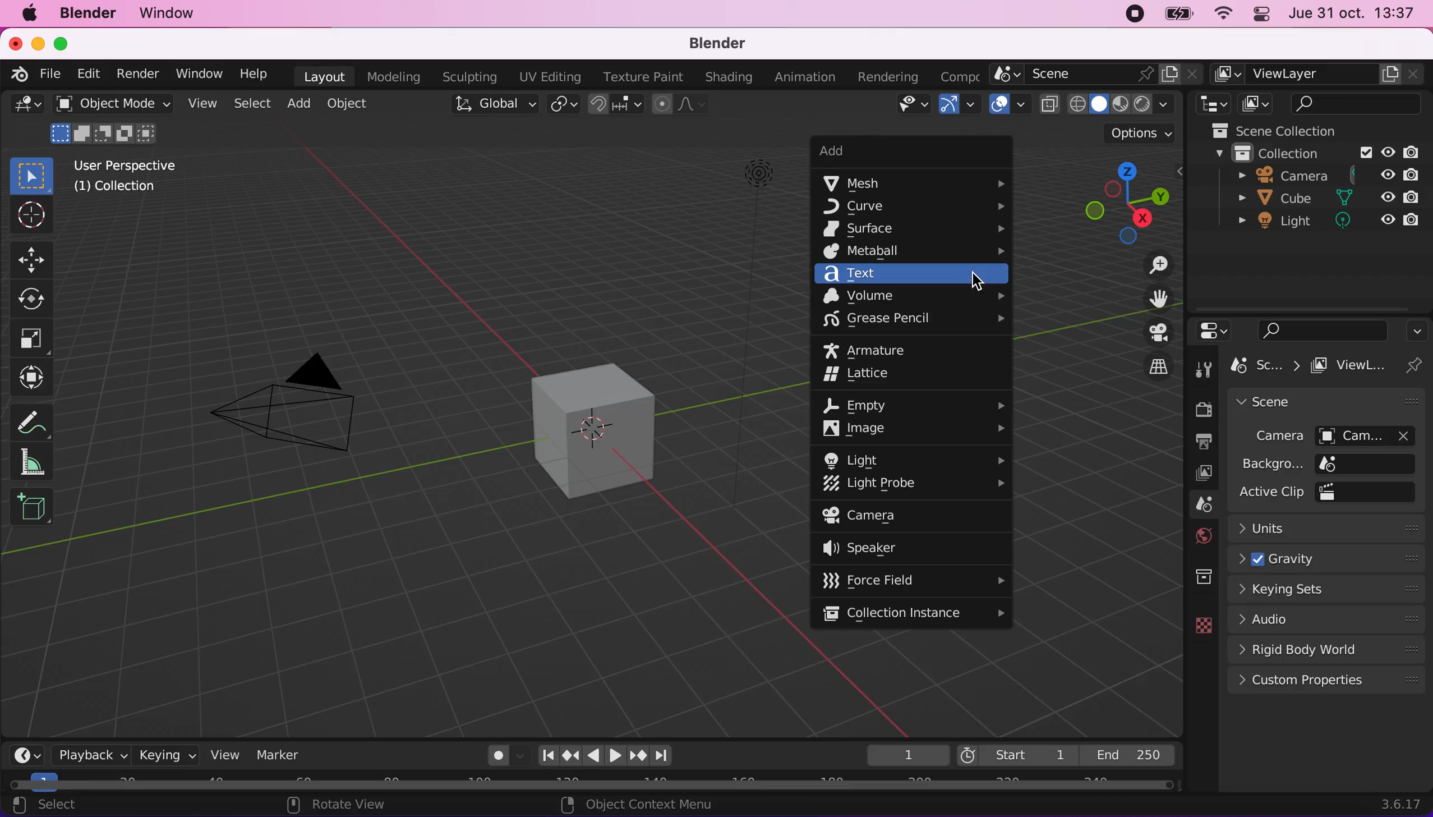 Image resolution: width=1433 pixels, height=817 pixels. What do you see at coordinates (354, 105) in the screenshot?
I see `object` at bounding box center [354, 105].